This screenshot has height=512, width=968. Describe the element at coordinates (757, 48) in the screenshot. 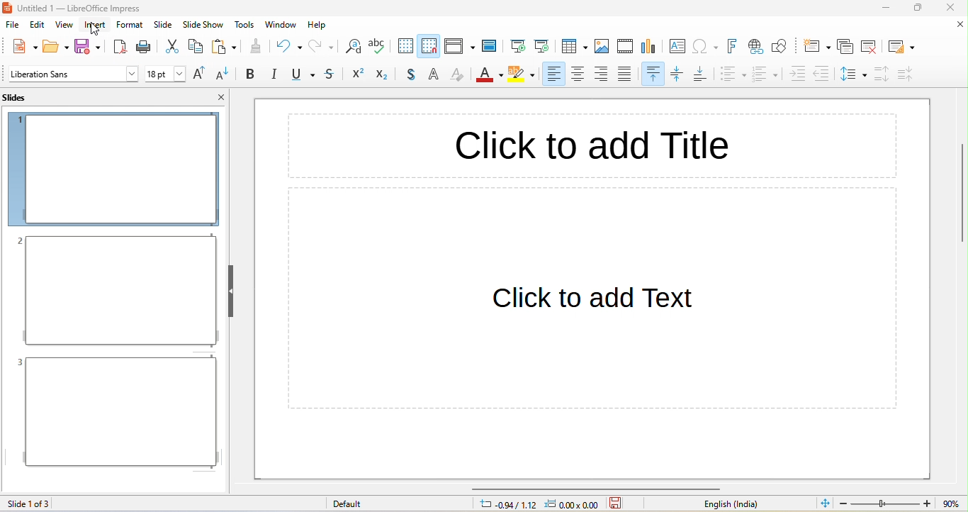

I see `hyperlink` at that location.